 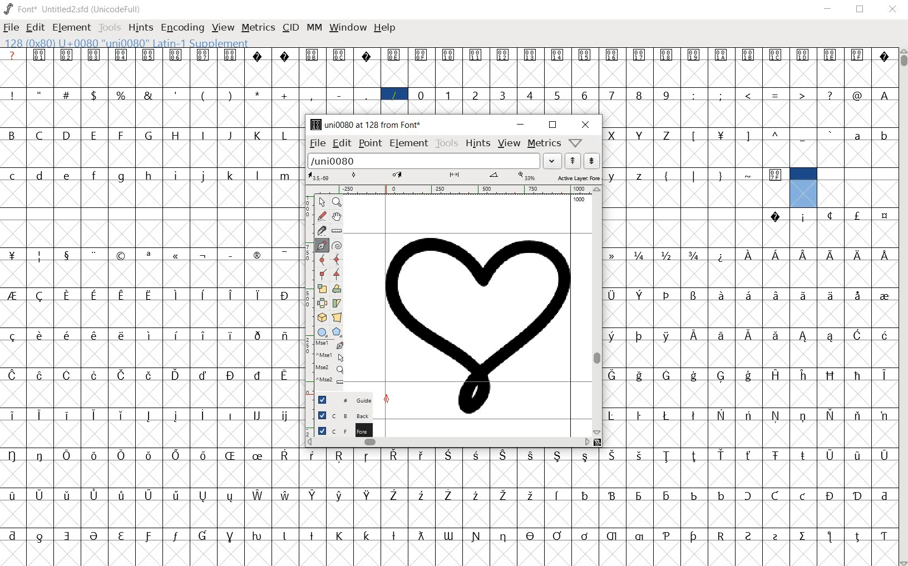 I want to click on glyph, so click(x=531, y=495).